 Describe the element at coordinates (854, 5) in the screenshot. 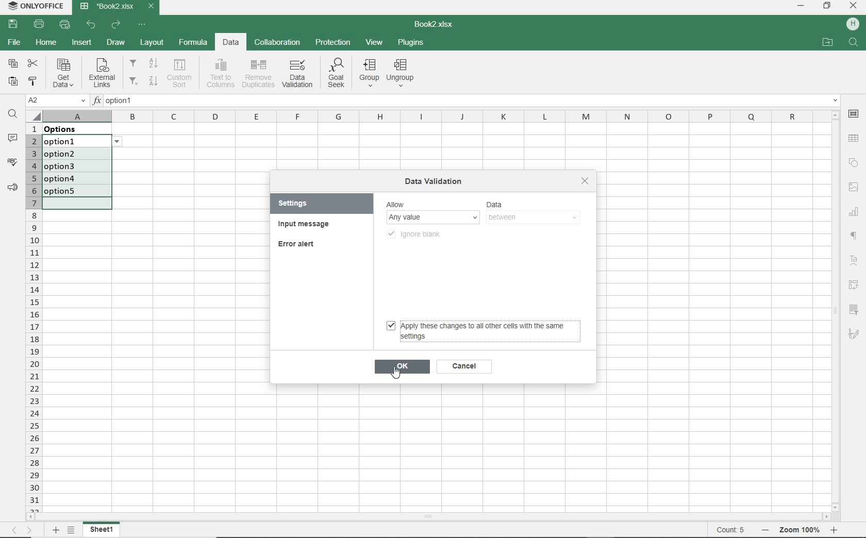

I see `CLOSE` at that location.